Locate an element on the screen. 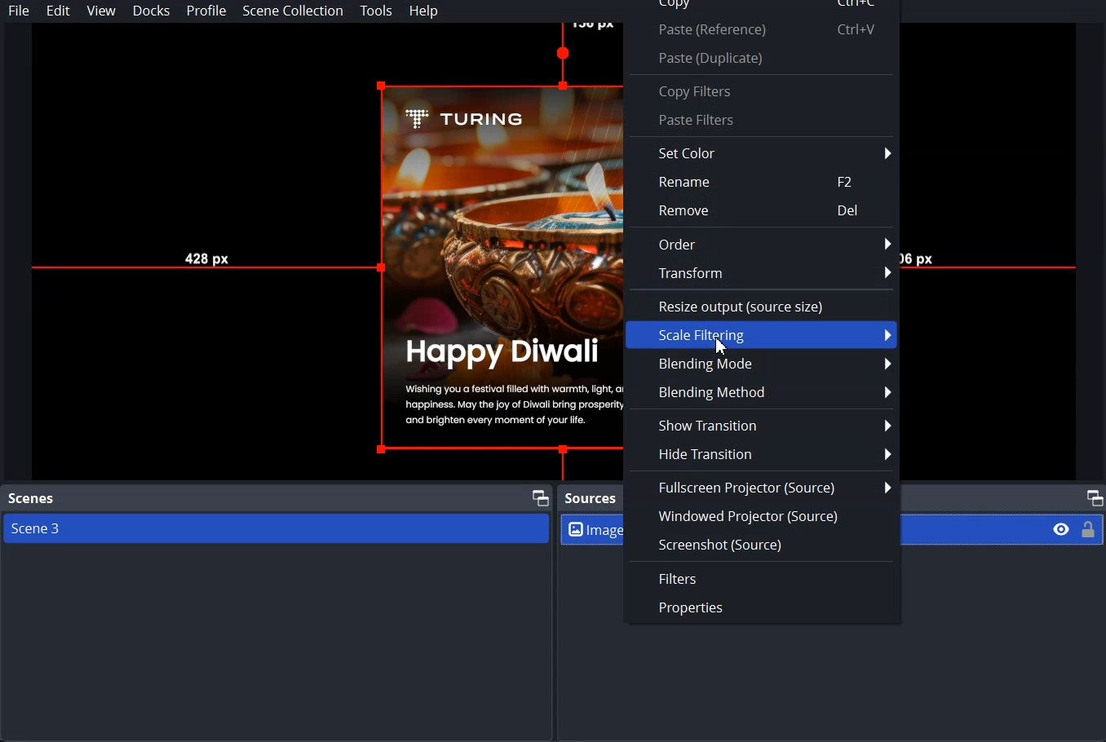  Paste  is located at coordinates (761, 57).